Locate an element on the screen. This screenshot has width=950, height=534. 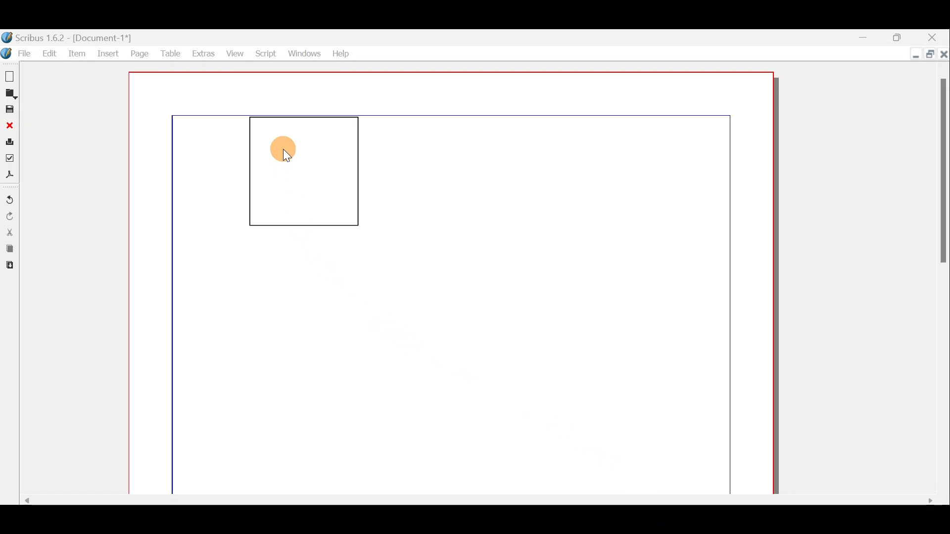
Maximise is located at coordinates (898, 36).